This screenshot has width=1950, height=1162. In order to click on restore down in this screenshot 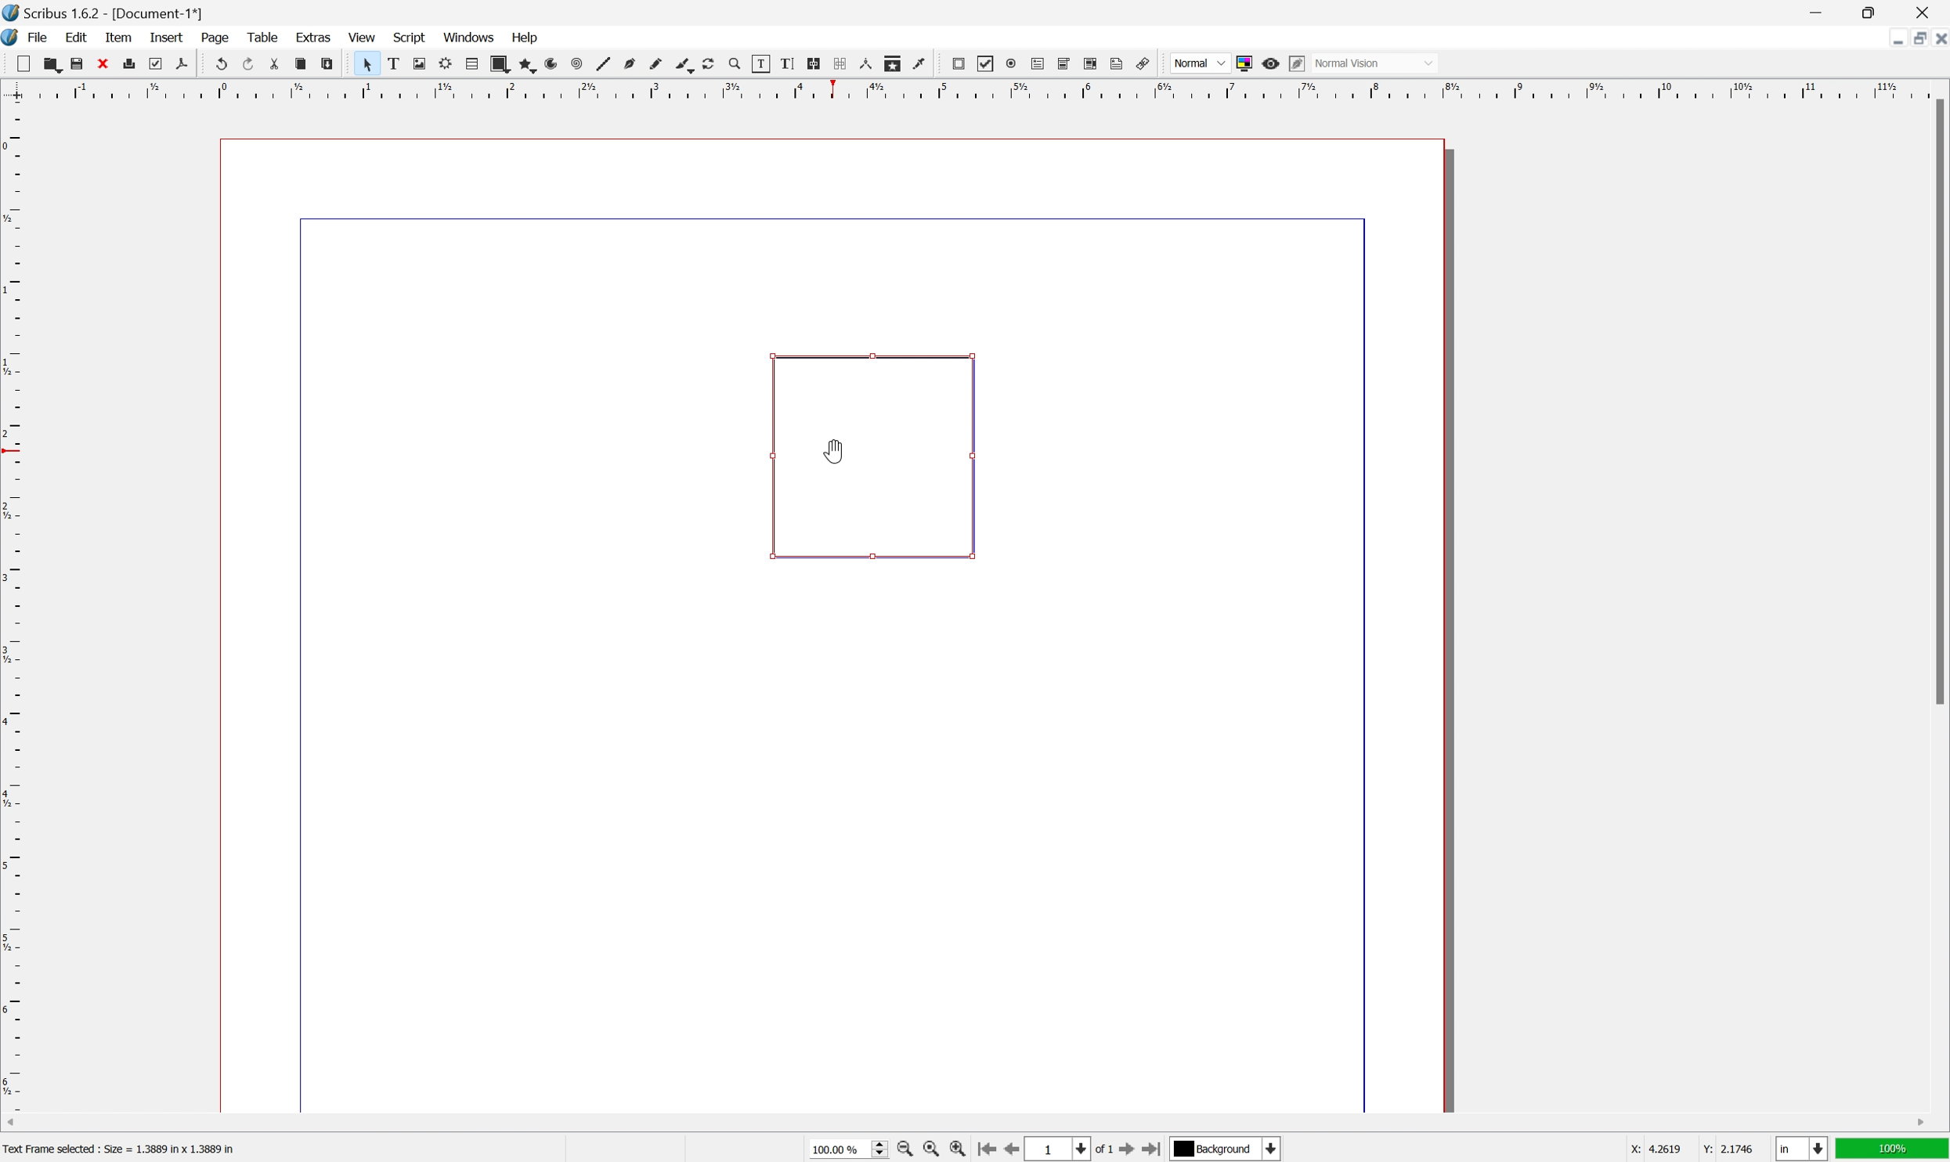, I will do `click(1871, 11)`.